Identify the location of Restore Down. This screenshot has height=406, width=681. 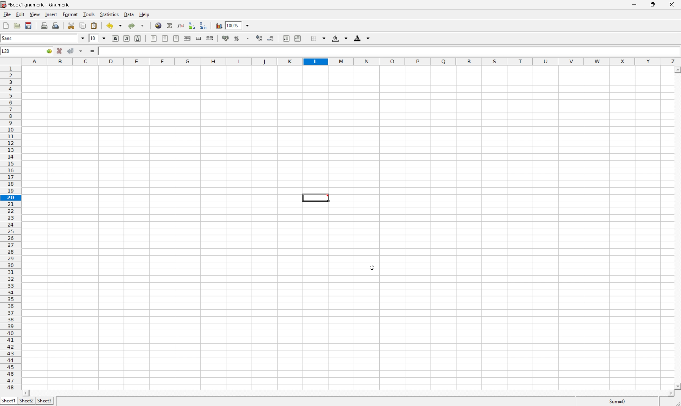
(651, 5).